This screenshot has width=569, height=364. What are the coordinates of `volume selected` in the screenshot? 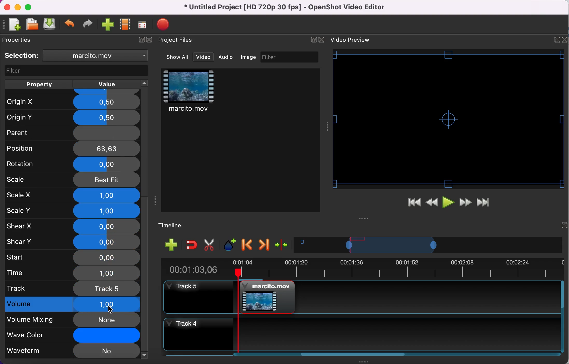 It's located at (73, 303).